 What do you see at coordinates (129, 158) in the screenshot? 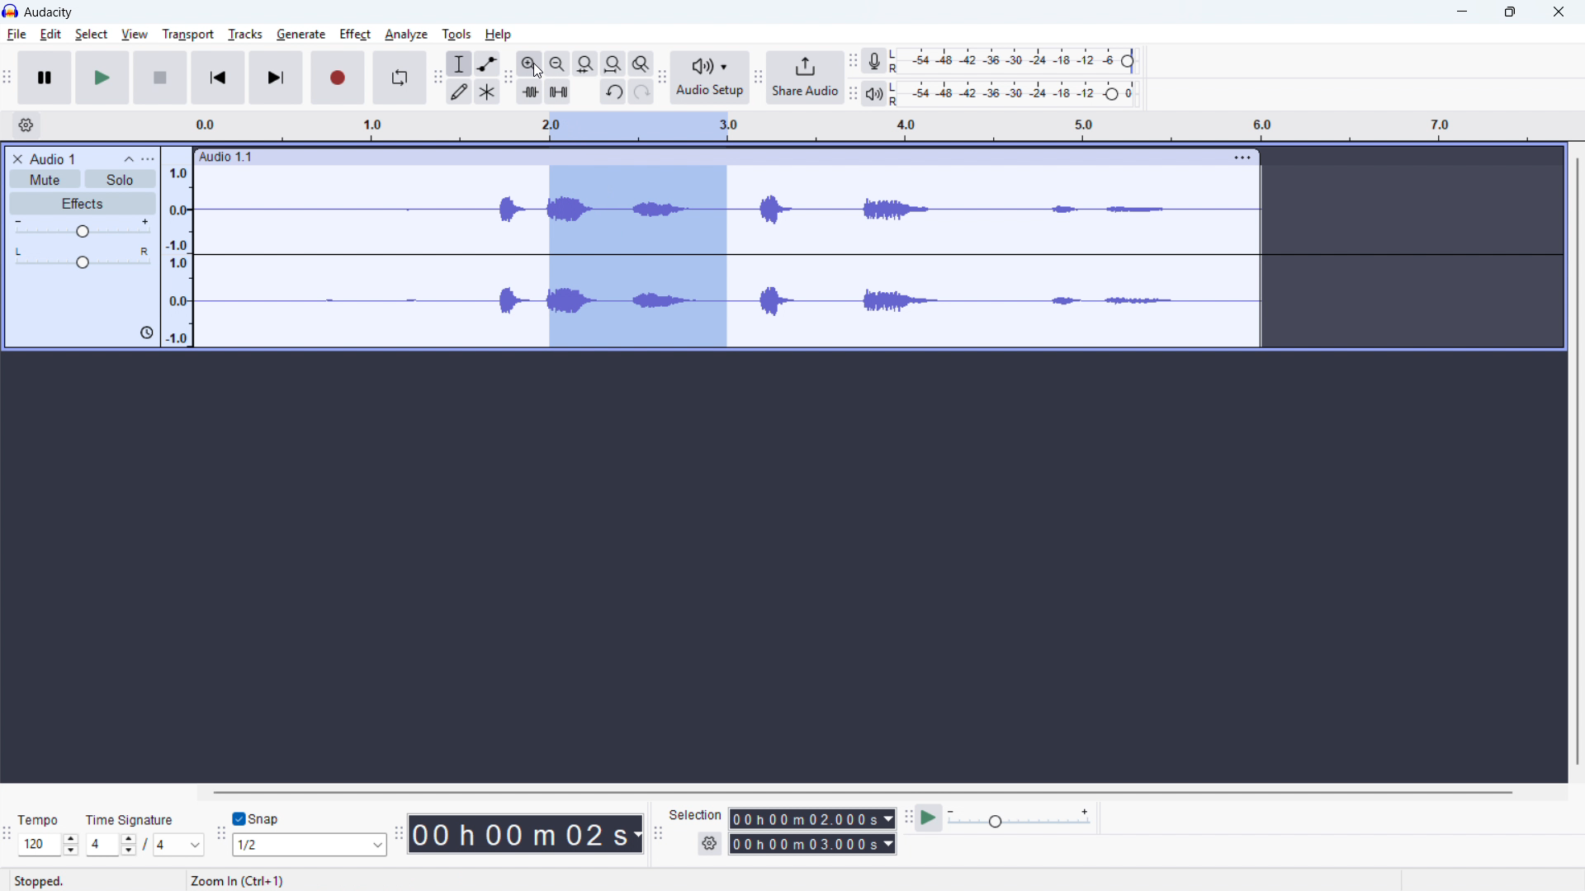
I see `Collapse` at bounding box center [129, 158].